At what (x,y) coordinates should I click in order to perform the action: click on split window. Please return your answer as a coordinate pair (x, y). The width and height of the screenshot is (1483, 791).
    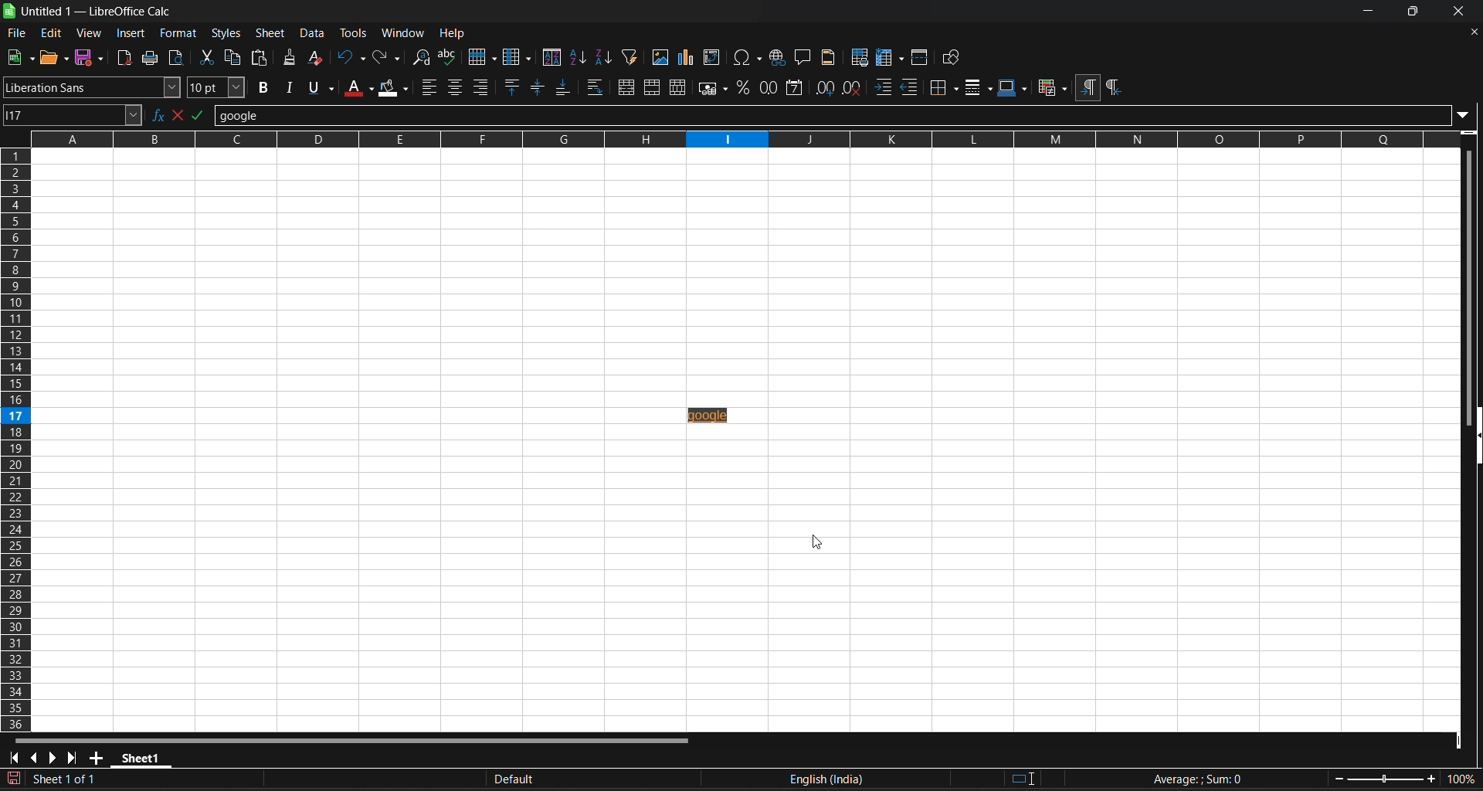
    Looking at the image, I should click on (921, 56).